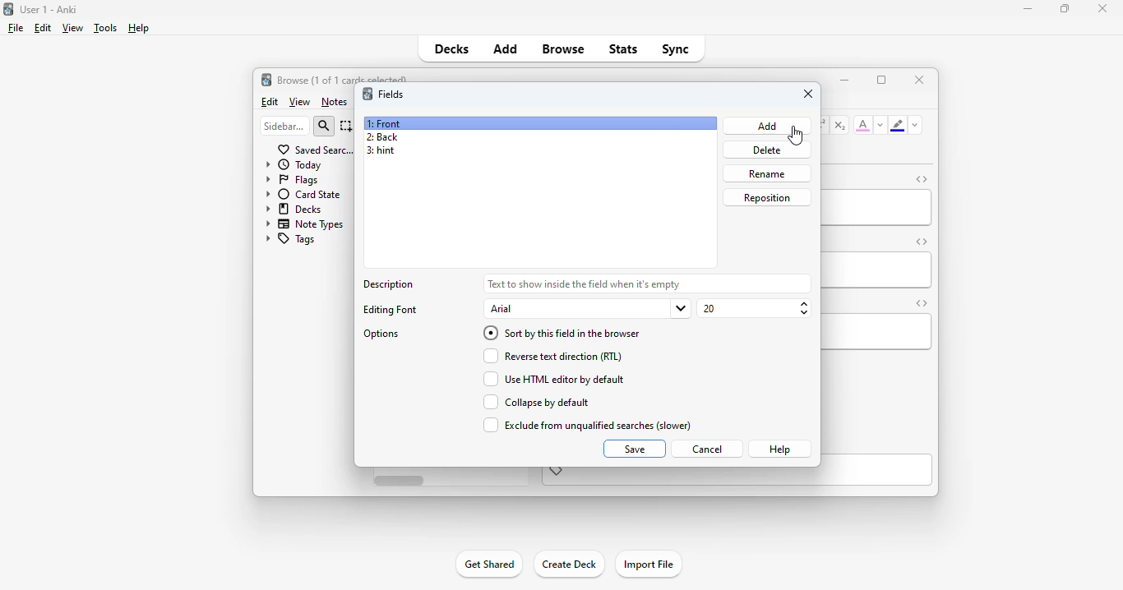 This screenshot has width=1123, height=590. What do you see at coordinates (316, 149) in the screenshot?
I see `saved searches` at bounding box center [316, 149].